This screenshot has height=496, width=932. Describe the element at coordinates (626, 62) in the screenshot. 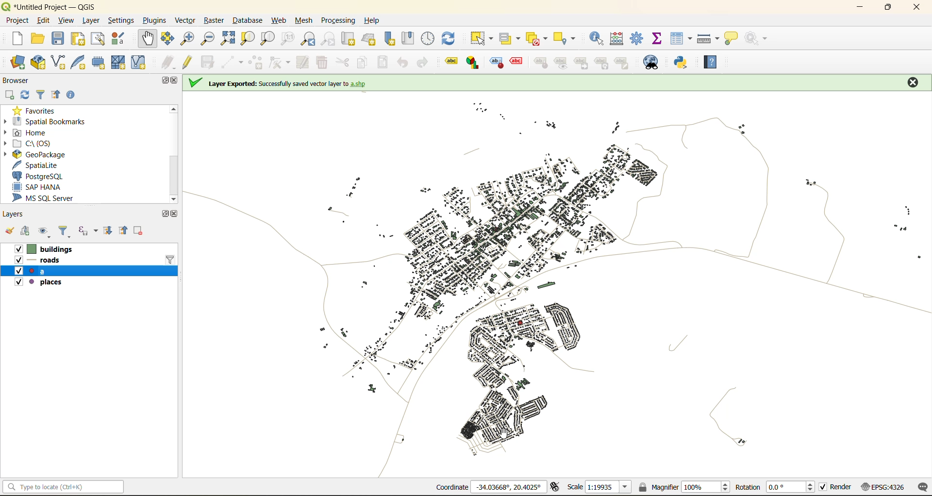

I see `label tools` at that location.